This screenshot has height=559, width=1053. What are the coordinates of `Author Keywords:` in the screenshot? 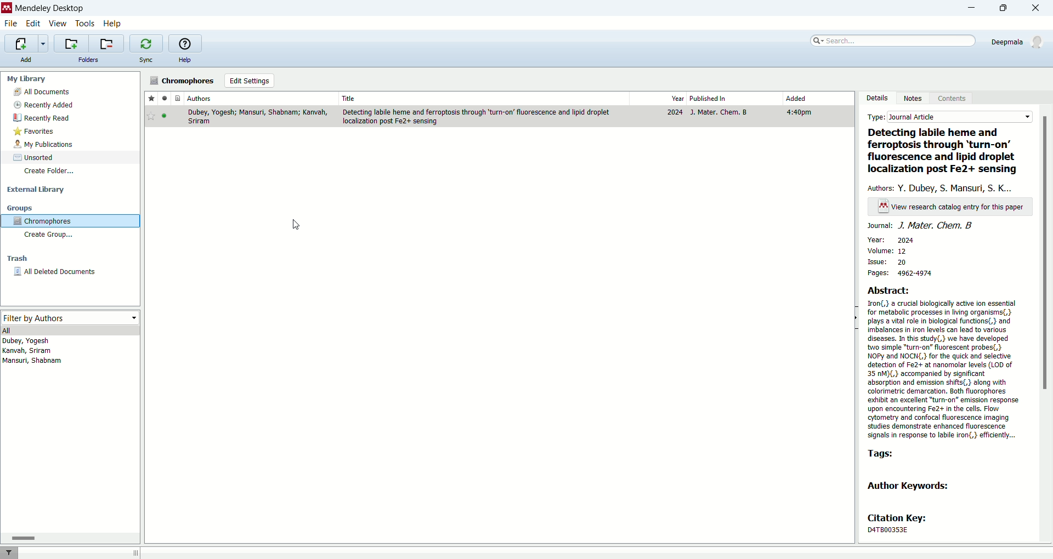 It's located at (913, 486).